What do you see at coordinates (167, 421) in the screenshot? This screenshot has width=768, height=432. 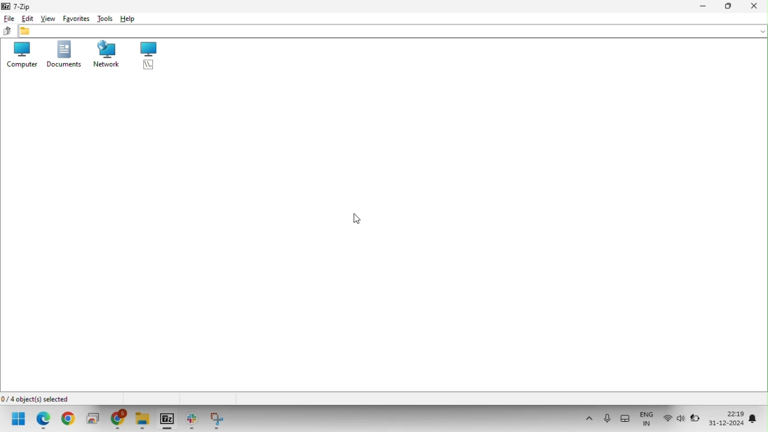 I see `7-zip` at bounding box center [167, 421].